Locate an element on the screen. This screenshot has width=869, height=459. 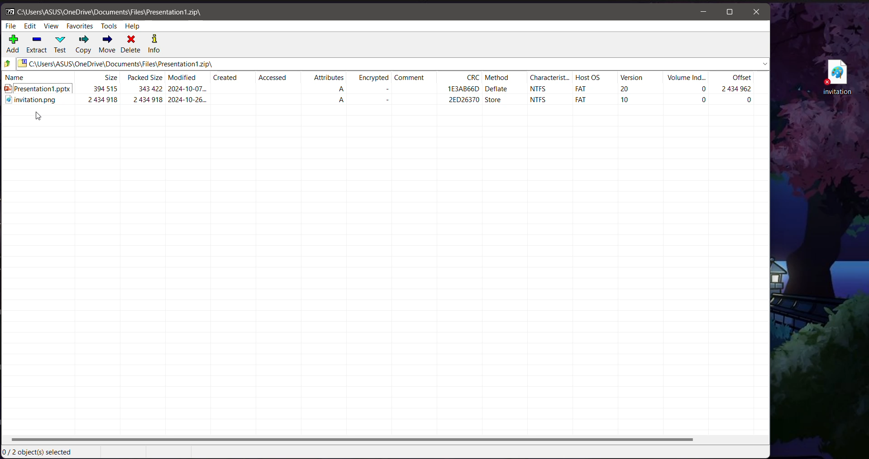
Characteristics is located at coordinates (550, 77).